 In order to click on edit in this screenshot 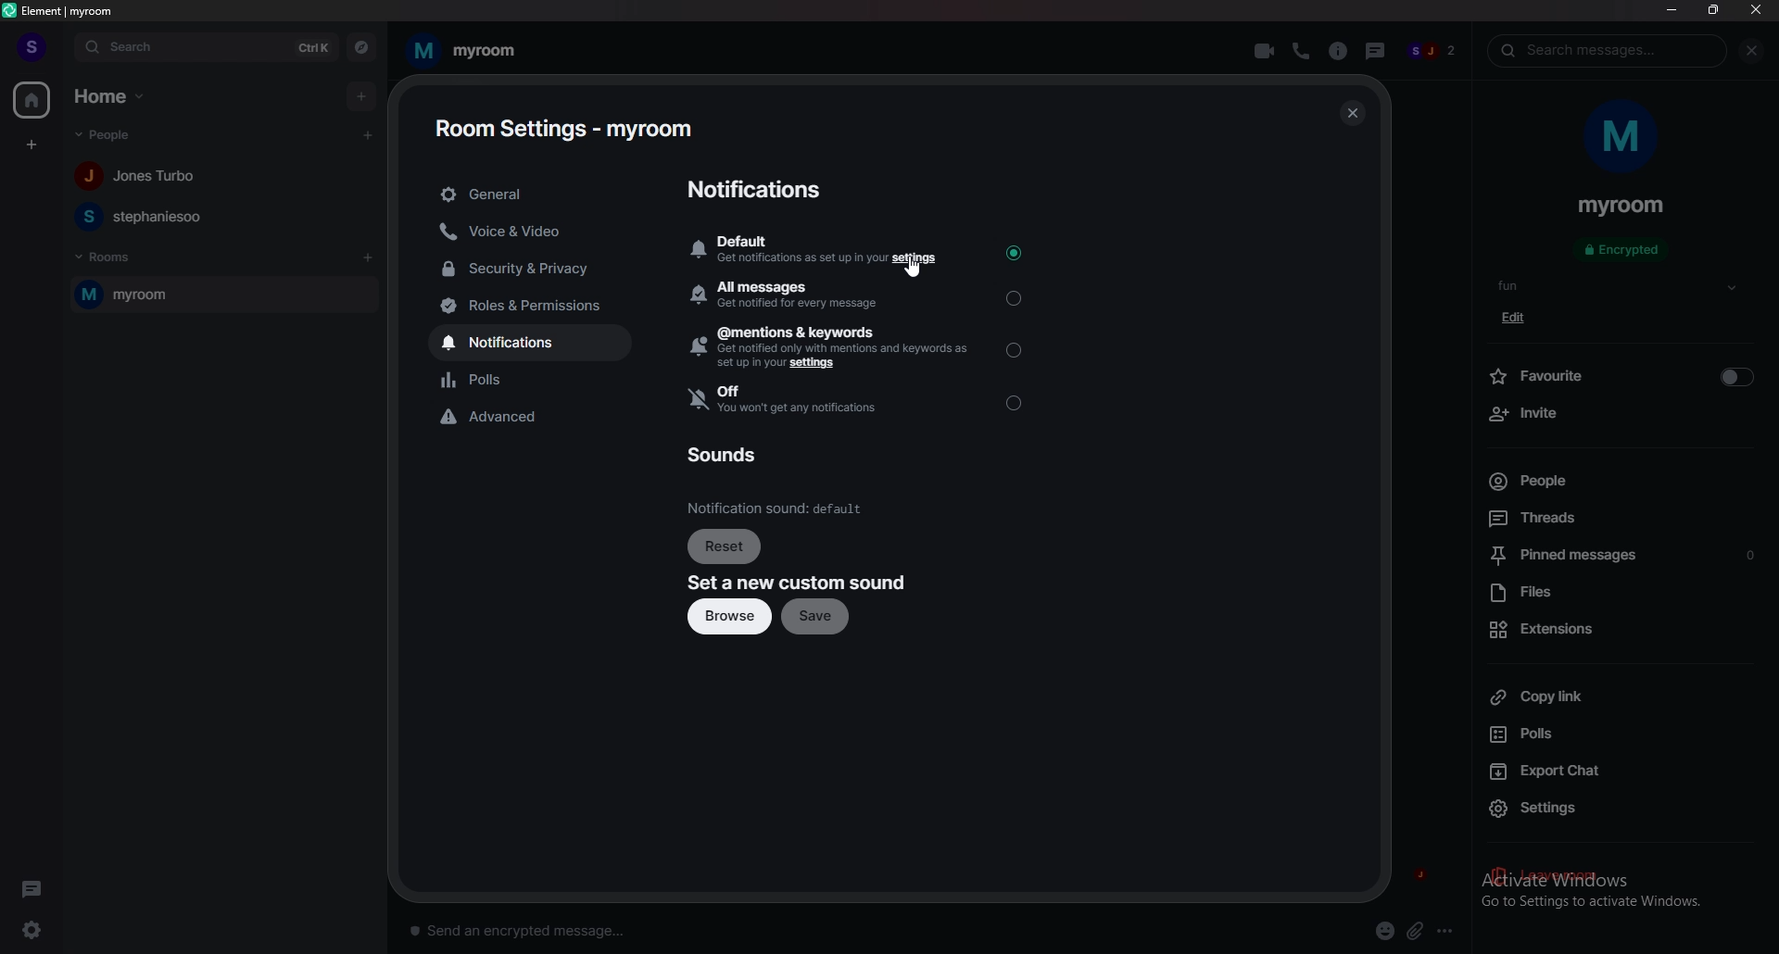, I will do `click(1520, 318)`.